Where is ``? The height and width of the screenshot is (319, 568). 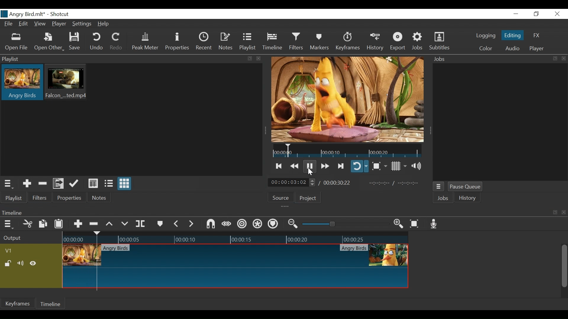
 is located at coordinates (284, 212).